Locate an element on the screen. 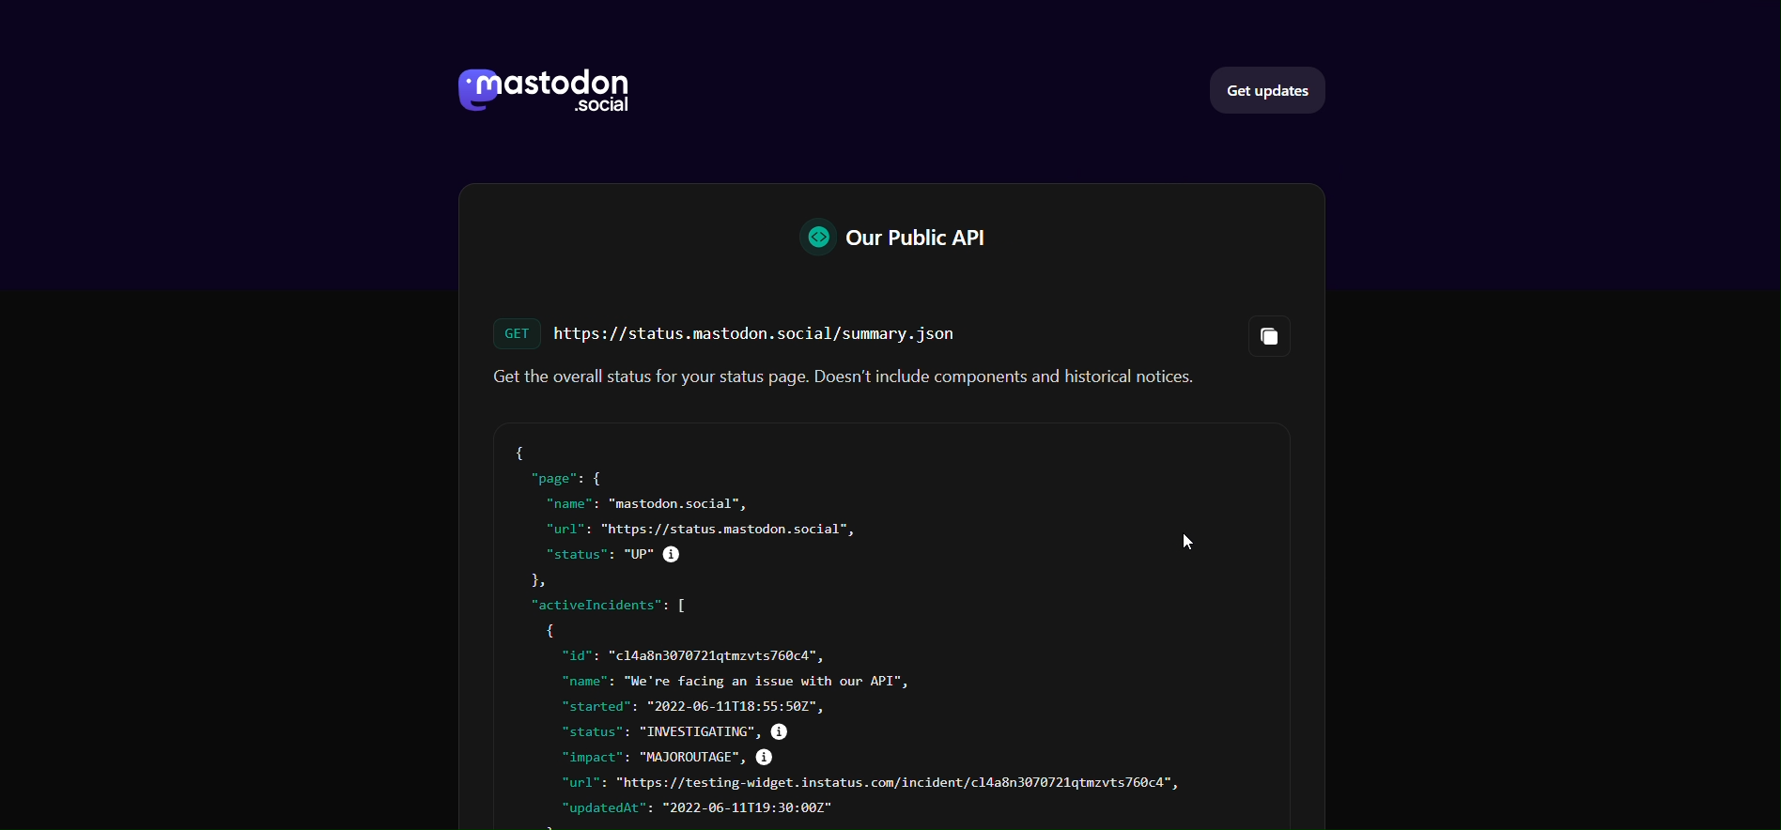  Get Updates is located at coordinates (1272, 94).